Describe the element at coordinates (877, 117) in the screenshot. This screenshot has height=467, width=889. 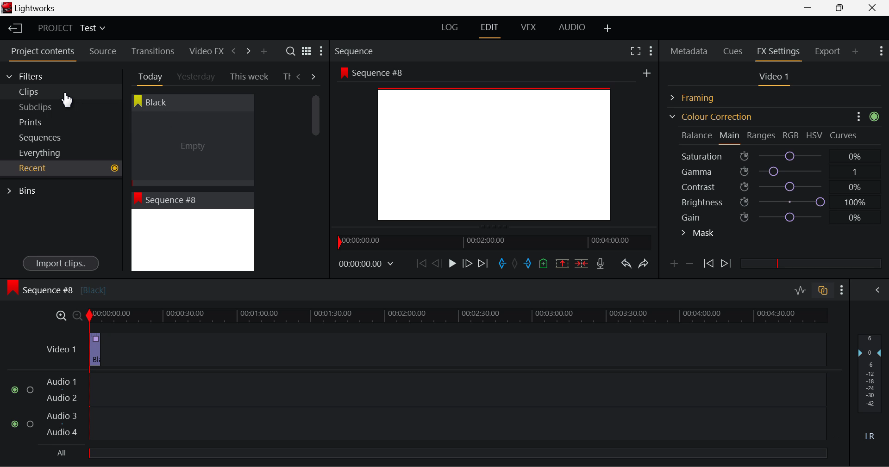
I see `icon` at that location.